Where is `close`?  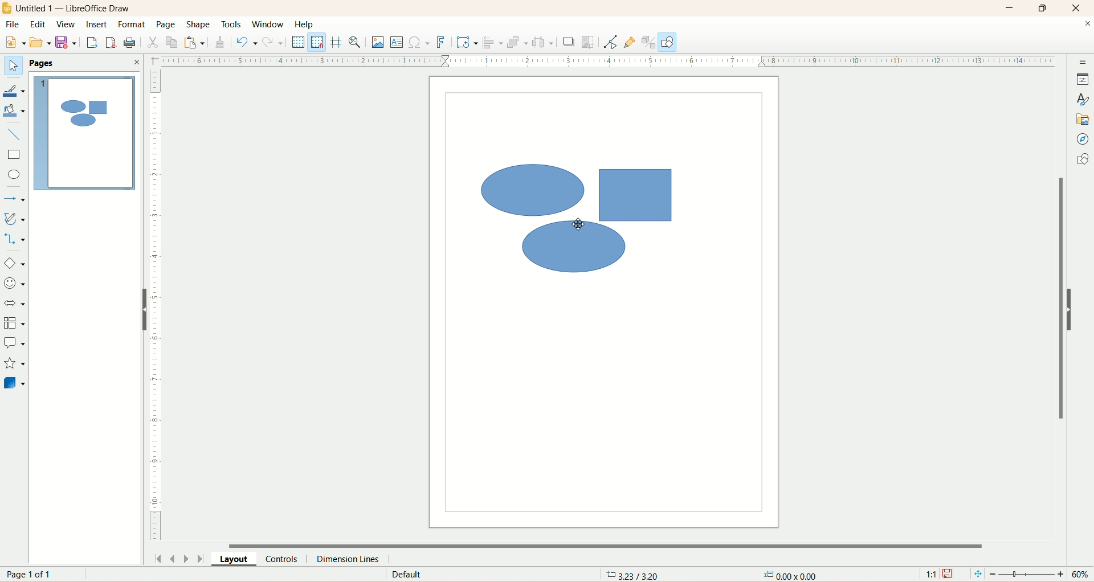
close is located at coordinates (1084, 24).